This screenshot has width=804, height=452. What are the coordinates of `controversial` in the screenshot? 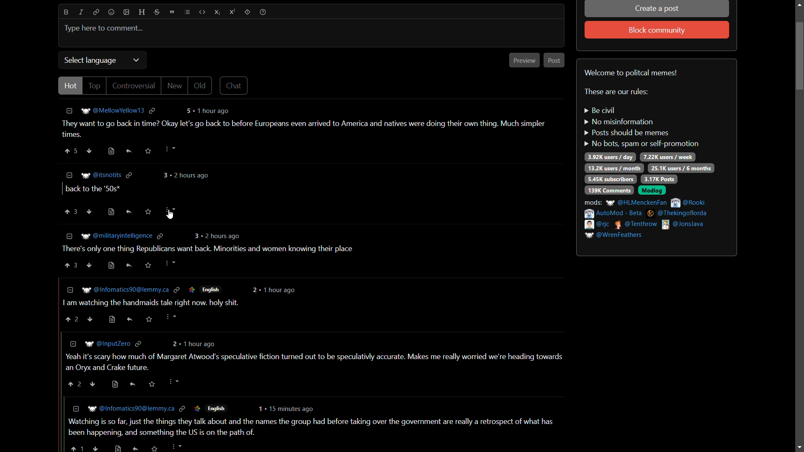 It's located at (133, 86).